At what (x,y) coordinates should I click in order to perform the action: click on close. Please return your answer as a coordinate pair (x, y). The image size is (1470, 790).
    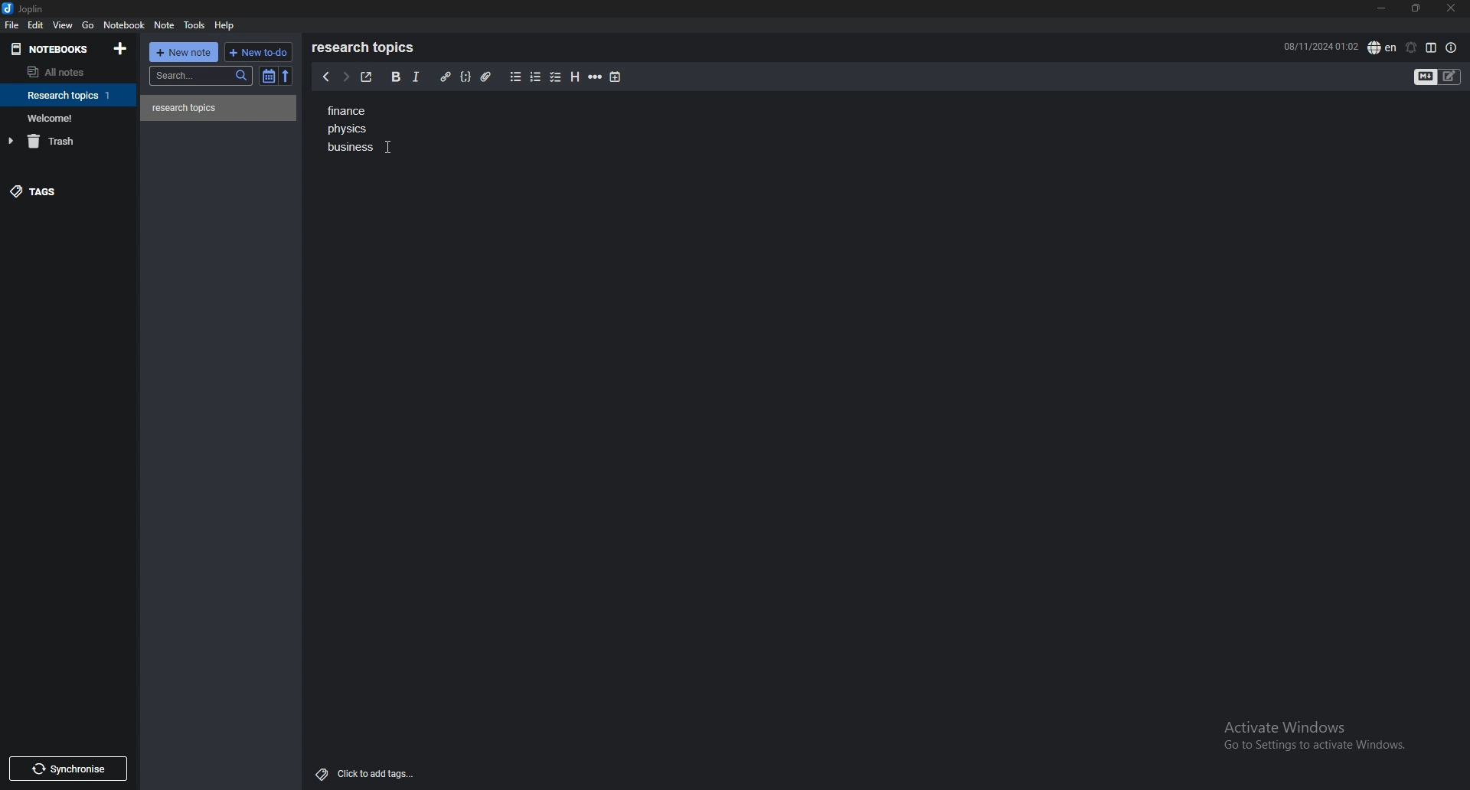
    Looking at the image, I should click on (1451, 9).